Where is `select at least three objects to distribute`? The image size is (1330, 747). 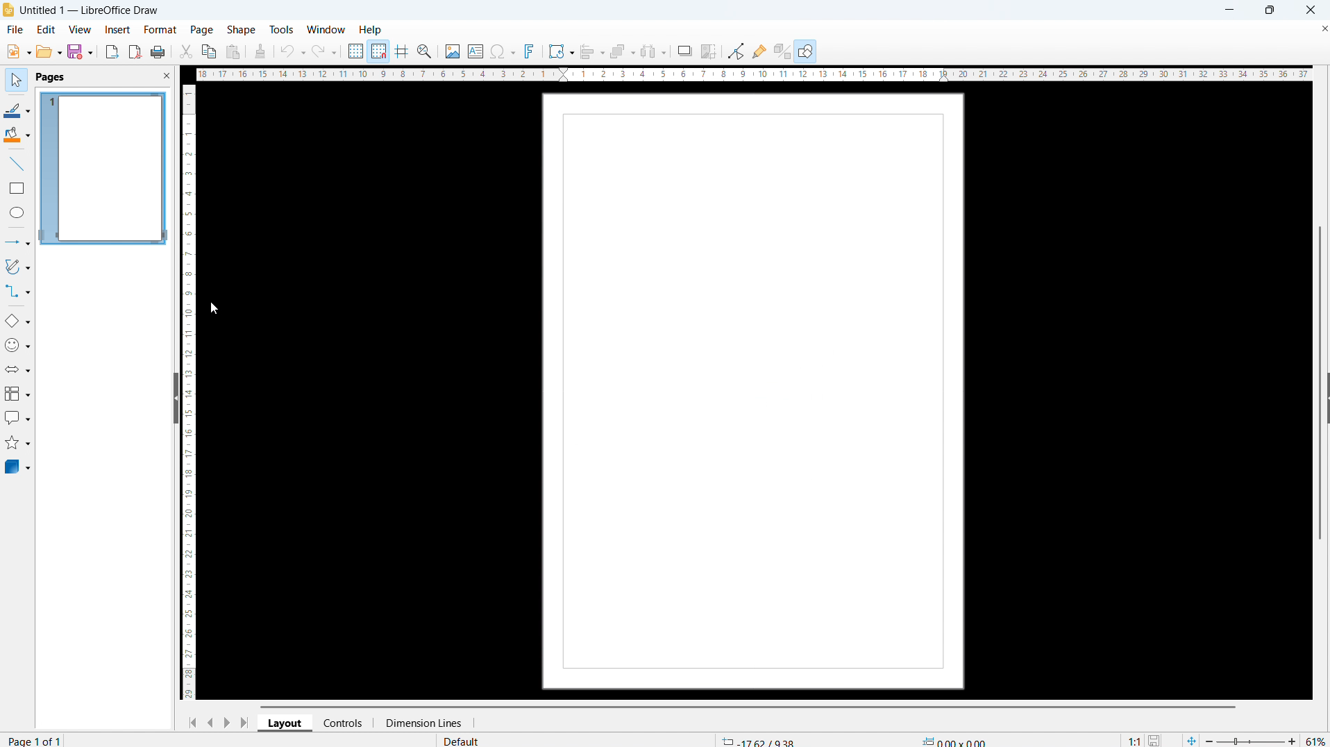
select at least three objects to distribute is located at coordinates (654, 52).